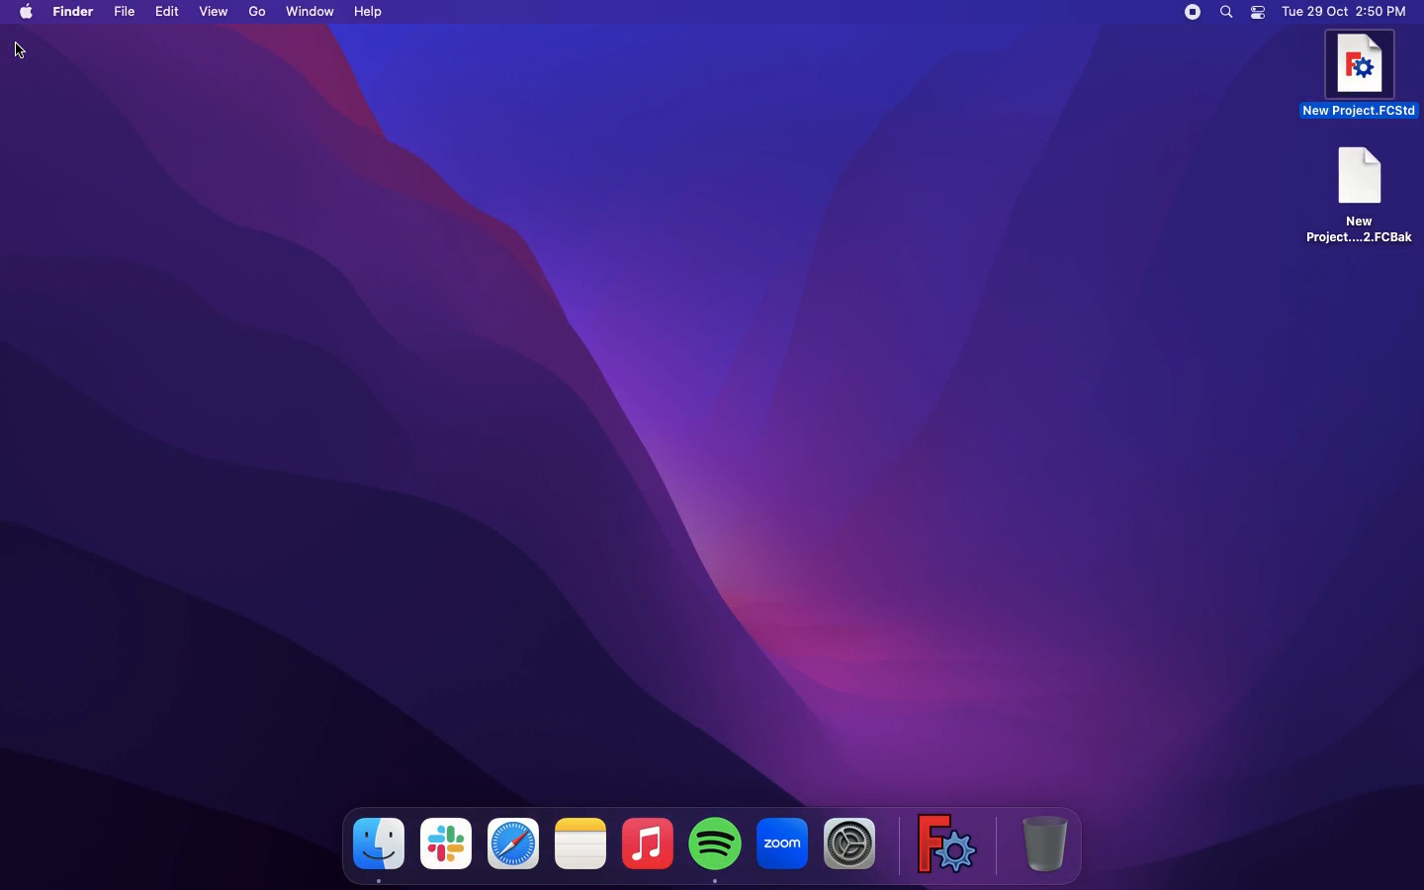 The width and height of the screenshot is (1424, 890). What do you see at coordinates (168, 12) in the screenshot?
I see `Edit` at bounding box center [168, 12].